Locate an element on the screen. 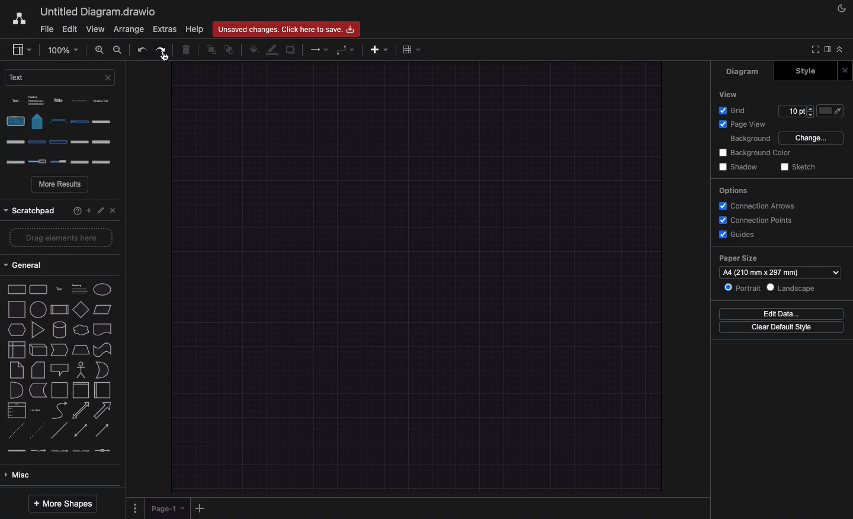 This screenshot has height=519, width=853. Diagram is located at coordinates (748, 72).